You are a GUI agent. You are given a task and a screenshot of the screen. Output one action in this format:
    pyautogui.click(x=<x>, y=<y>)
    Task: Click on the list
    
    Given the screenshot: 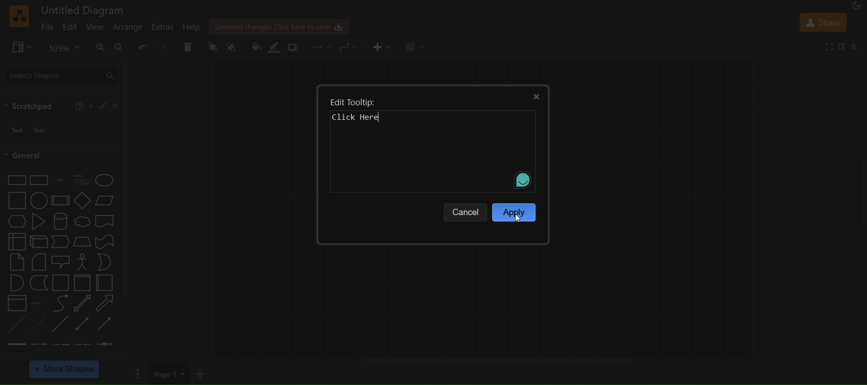 What is the action you would take?
    pyautogui.click(x=17, y=303)
    